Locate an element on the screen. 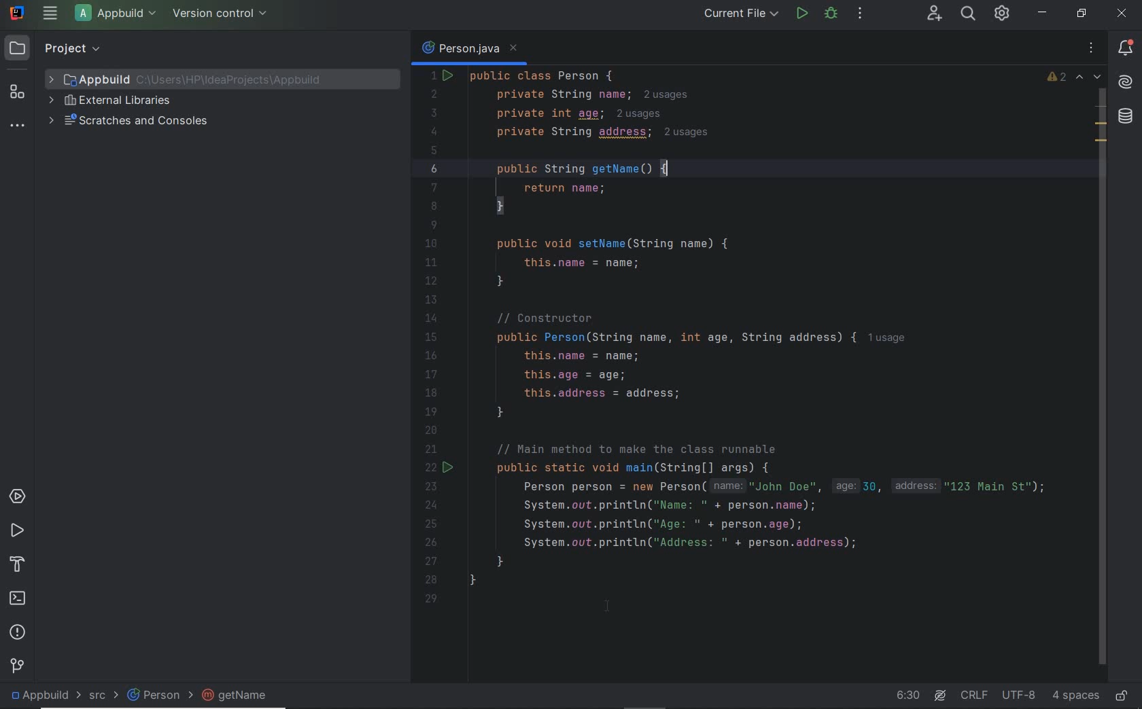  project file name is located at coordinates (39, 694).